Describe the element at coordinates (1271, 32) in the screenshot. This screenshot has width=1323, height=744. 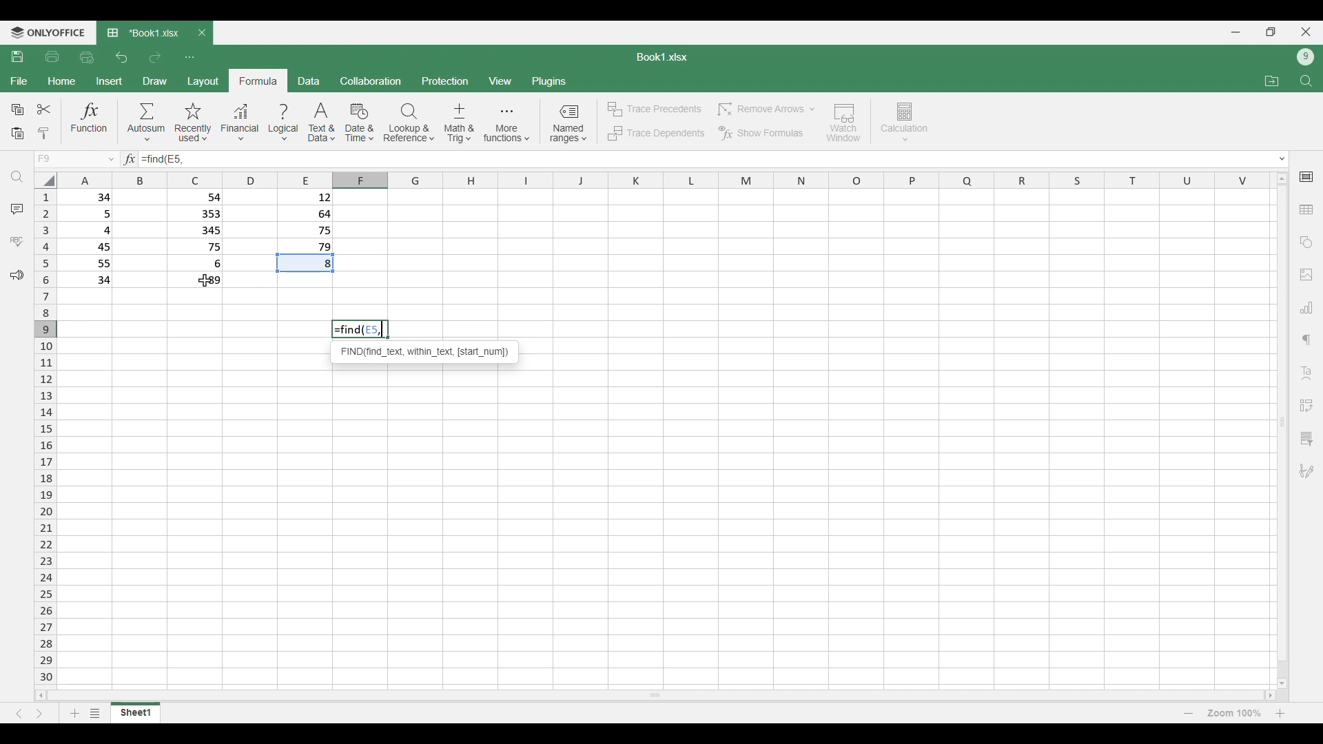
I see `Show in smaller tab` at that location.